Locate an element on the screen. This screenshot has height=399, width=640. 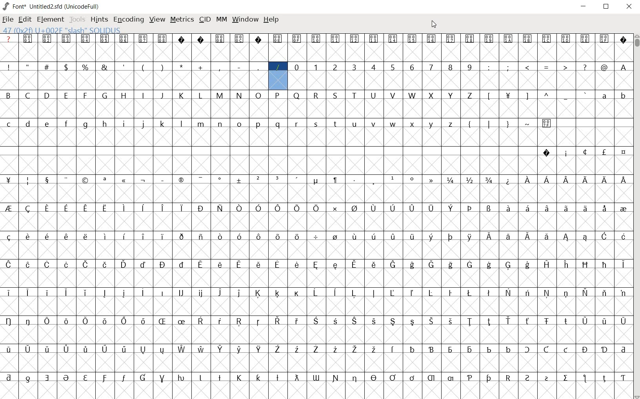
glyph is located at coordinates (431, 209).